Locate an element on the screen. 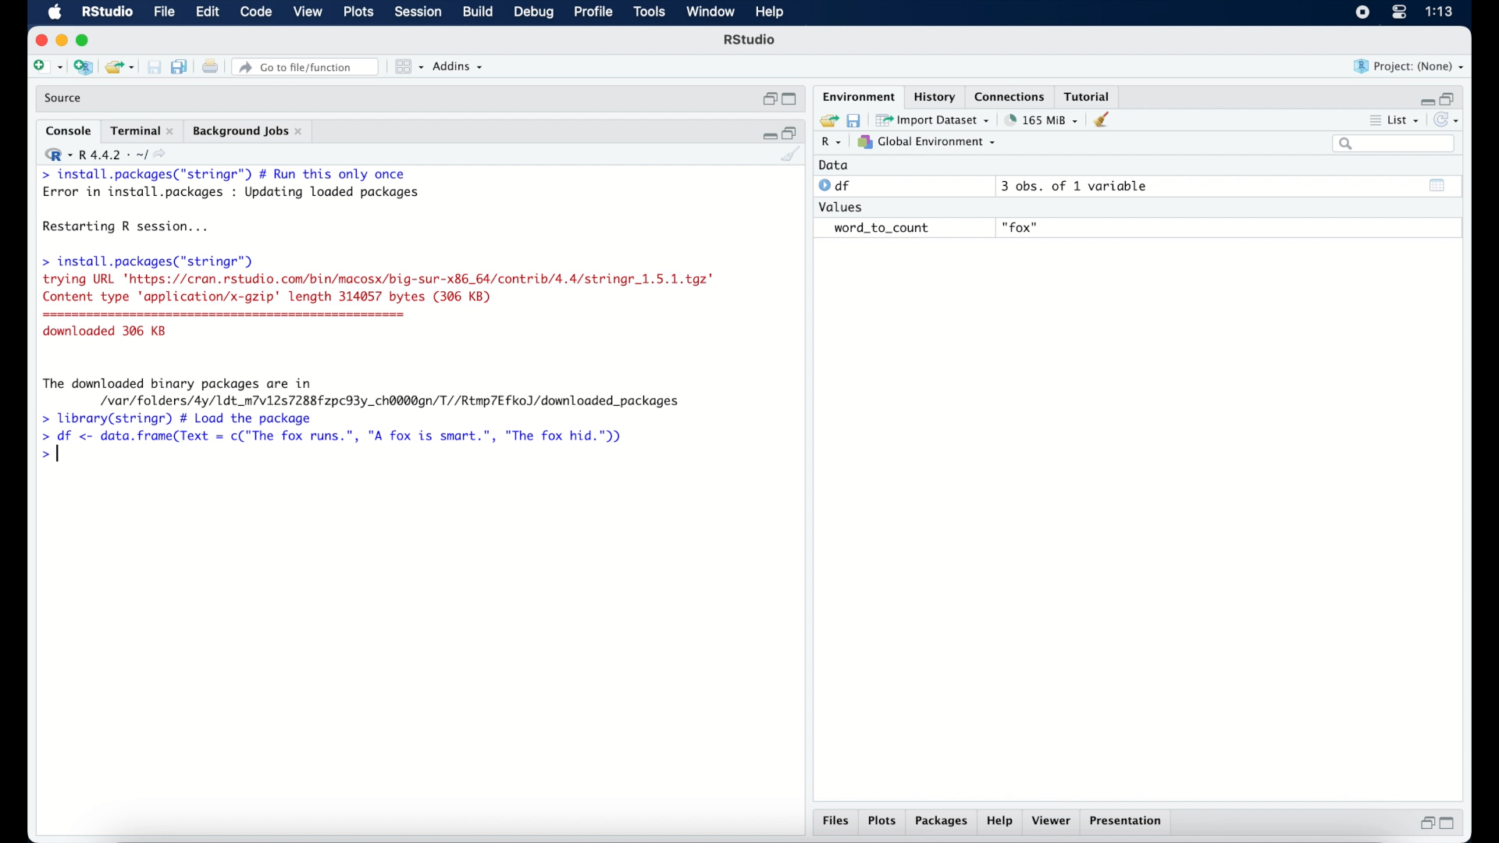 The width and height of the screenshot is (1499, 843). create new file is located at coordinates (47, 68).